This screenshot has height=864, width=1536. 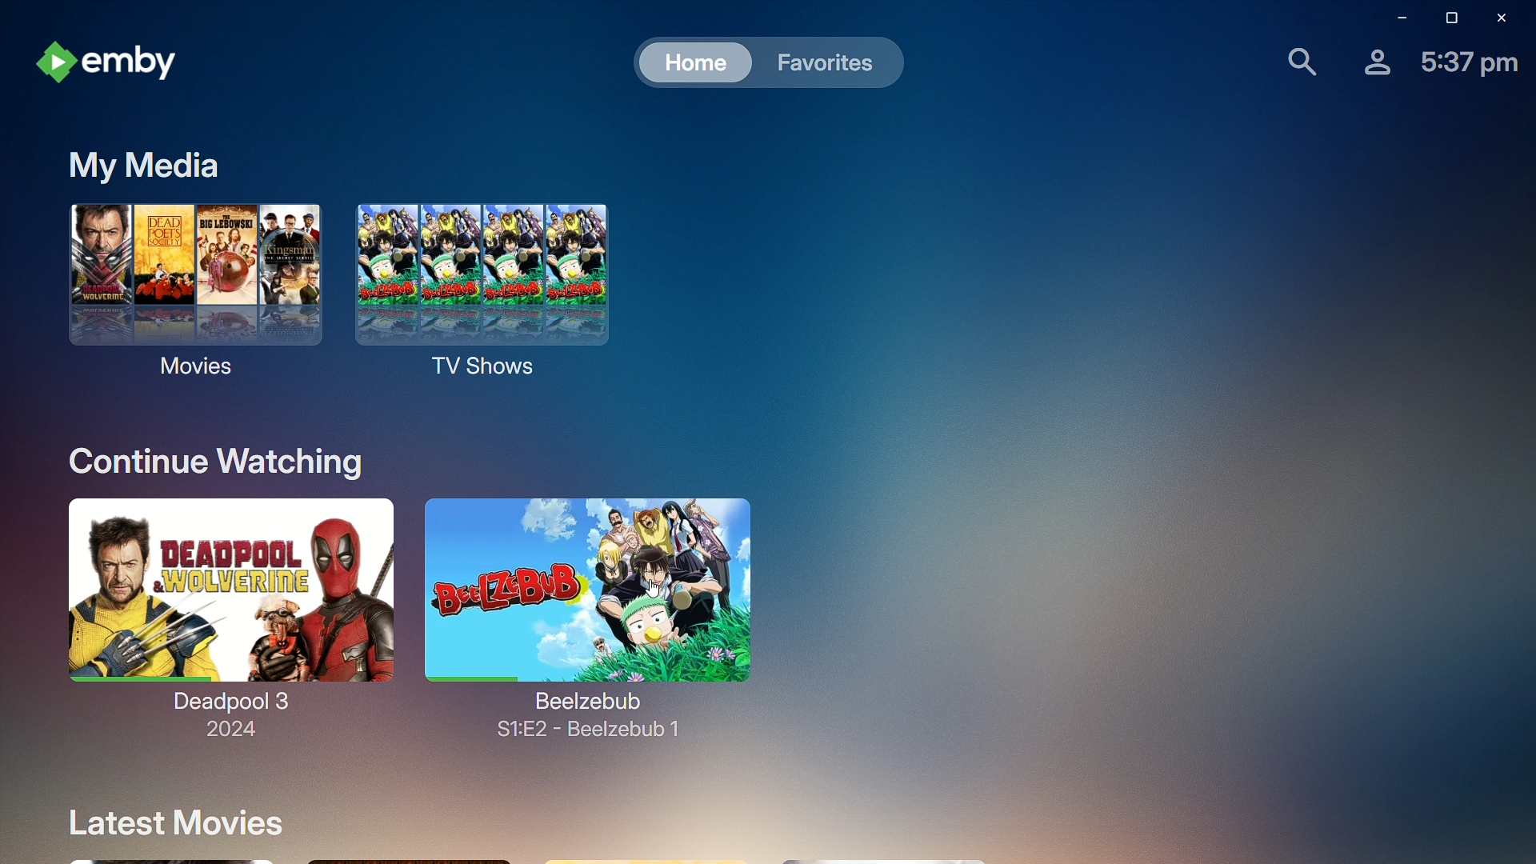 What do you see at coordinates (1370, 64) in the screenshot?
I see `Account` at bounding box center [1370, 64].